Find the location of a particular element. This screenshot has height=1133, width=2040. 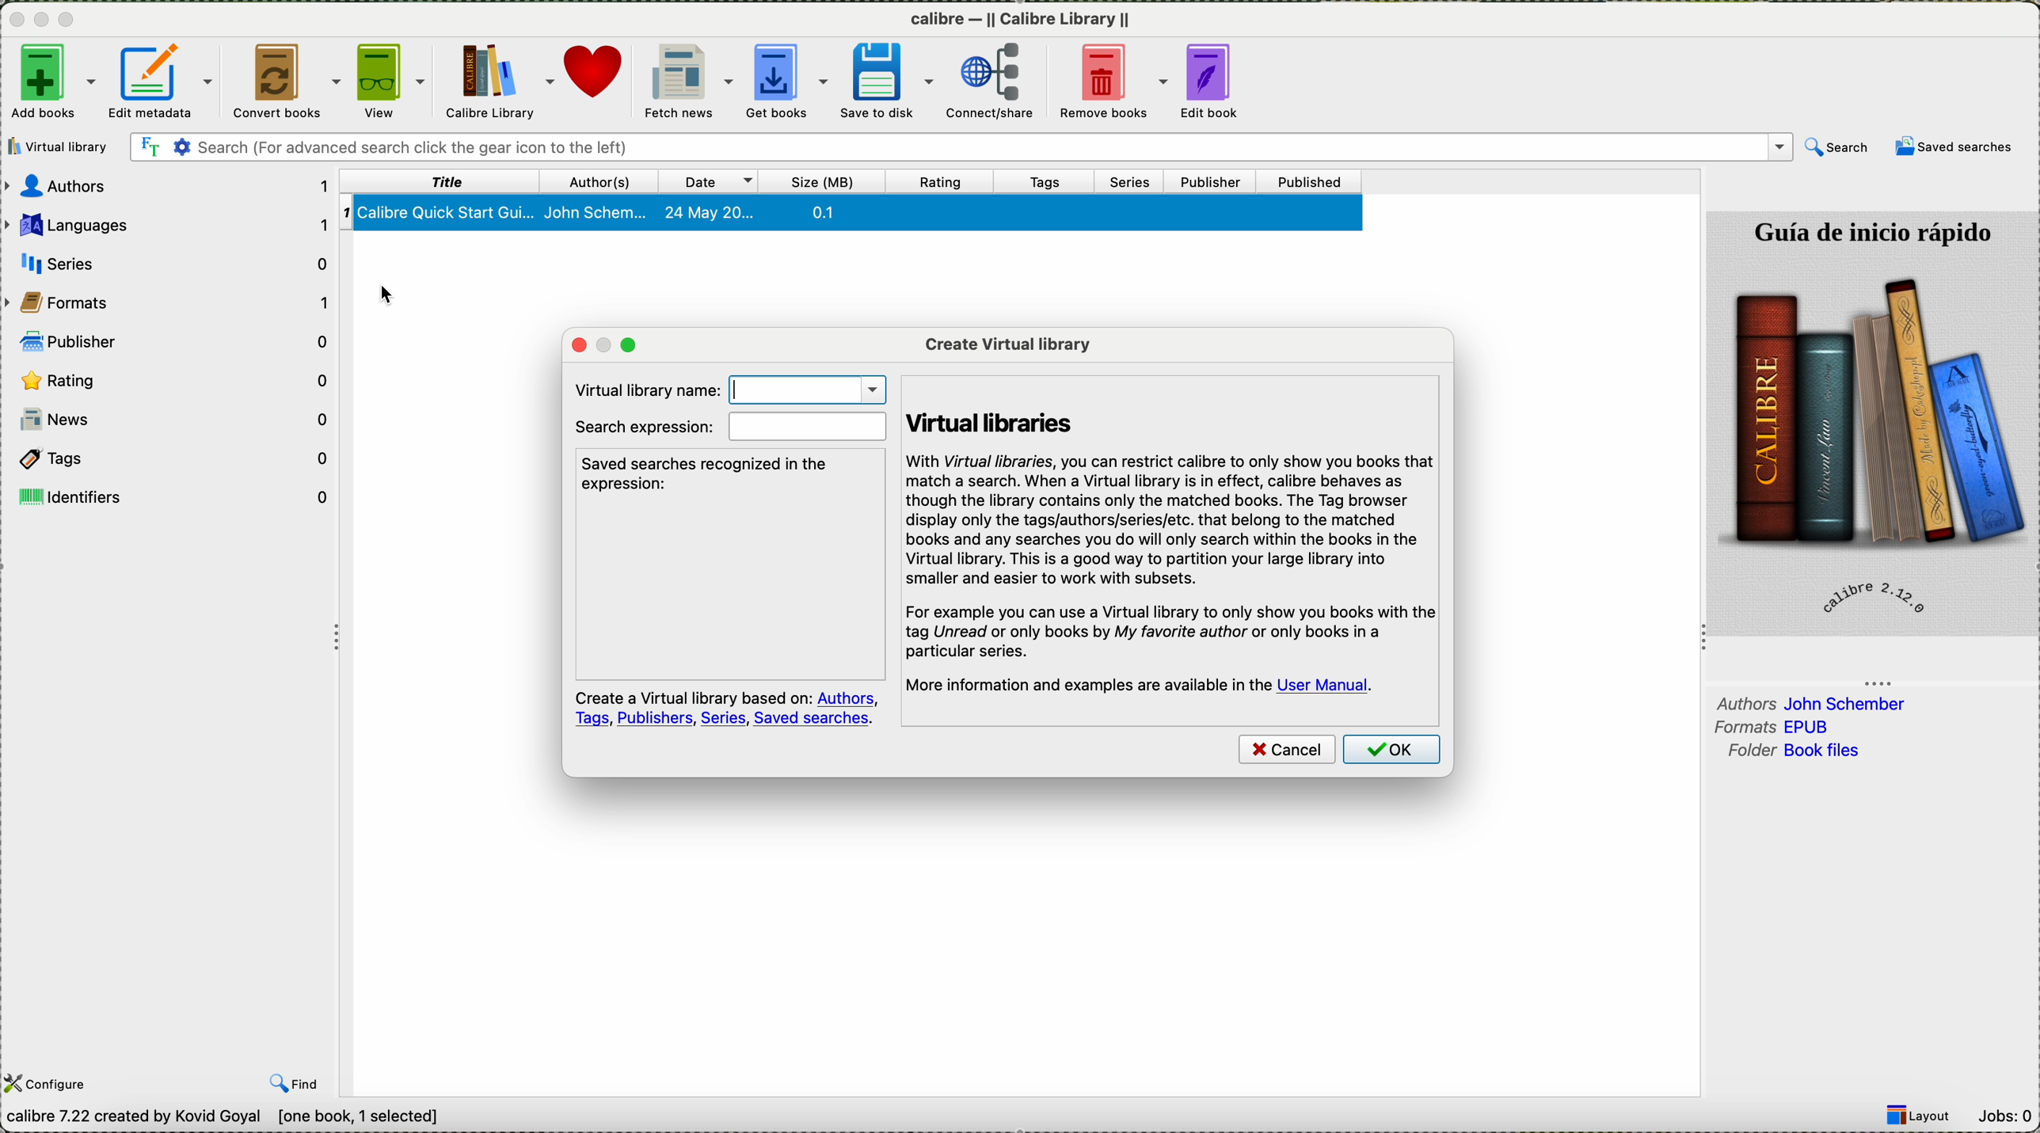

date is located at coordinates (715, 181).